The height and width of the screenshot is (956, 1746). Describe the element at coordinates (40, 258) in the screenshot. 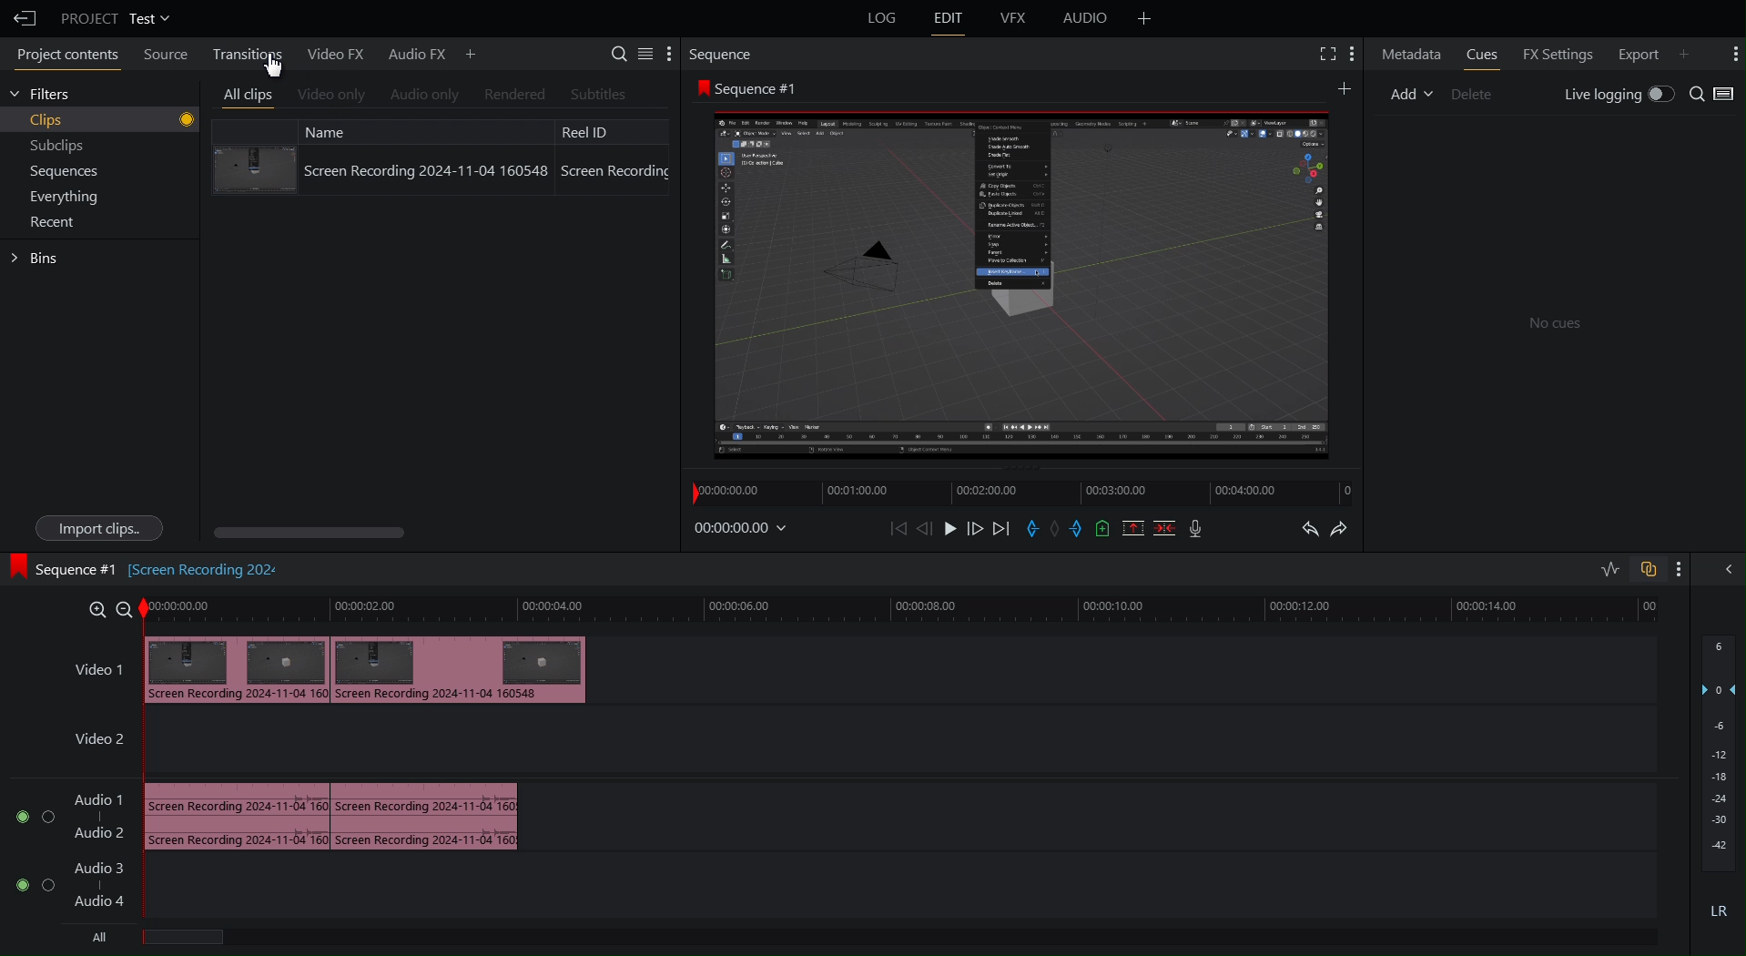

I see `Bins` at that location.